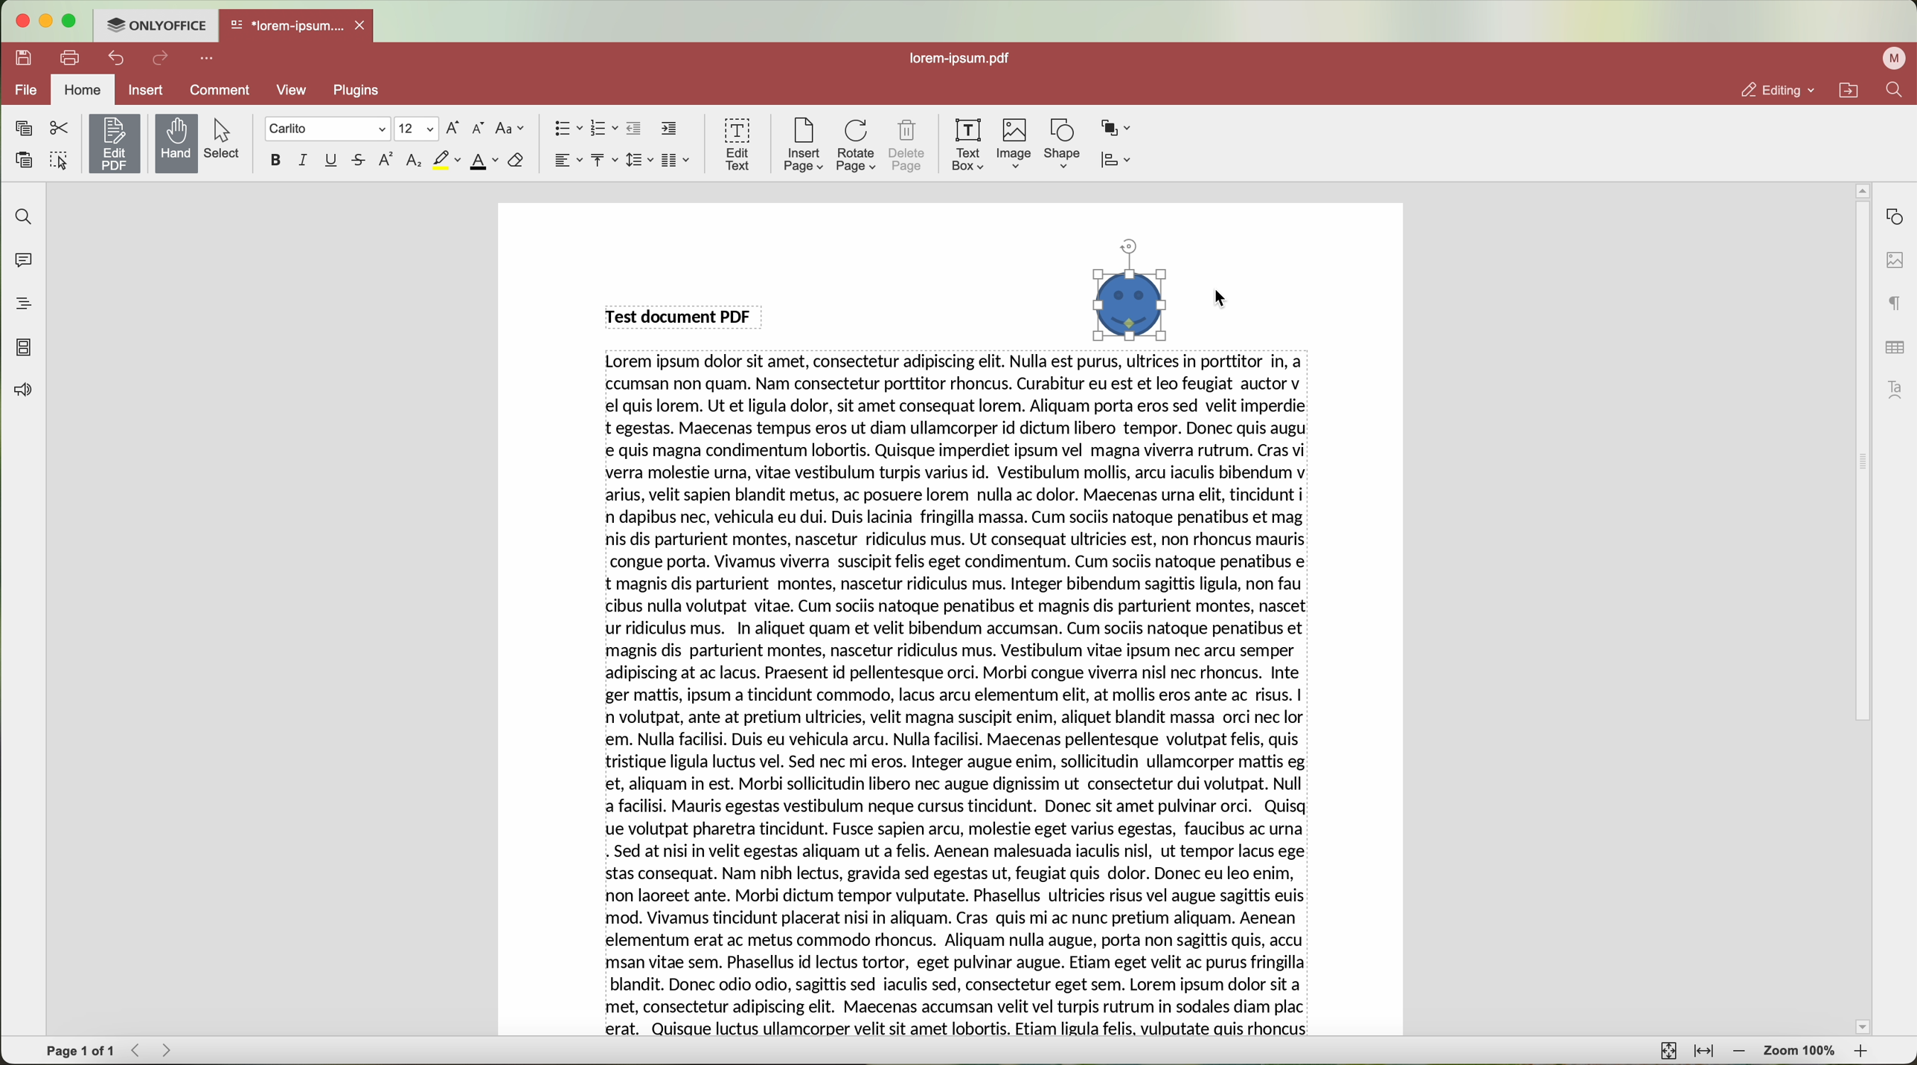  Describe the element at coordinates (1849, 91) in the screenshot. I see `open file location` at that location.